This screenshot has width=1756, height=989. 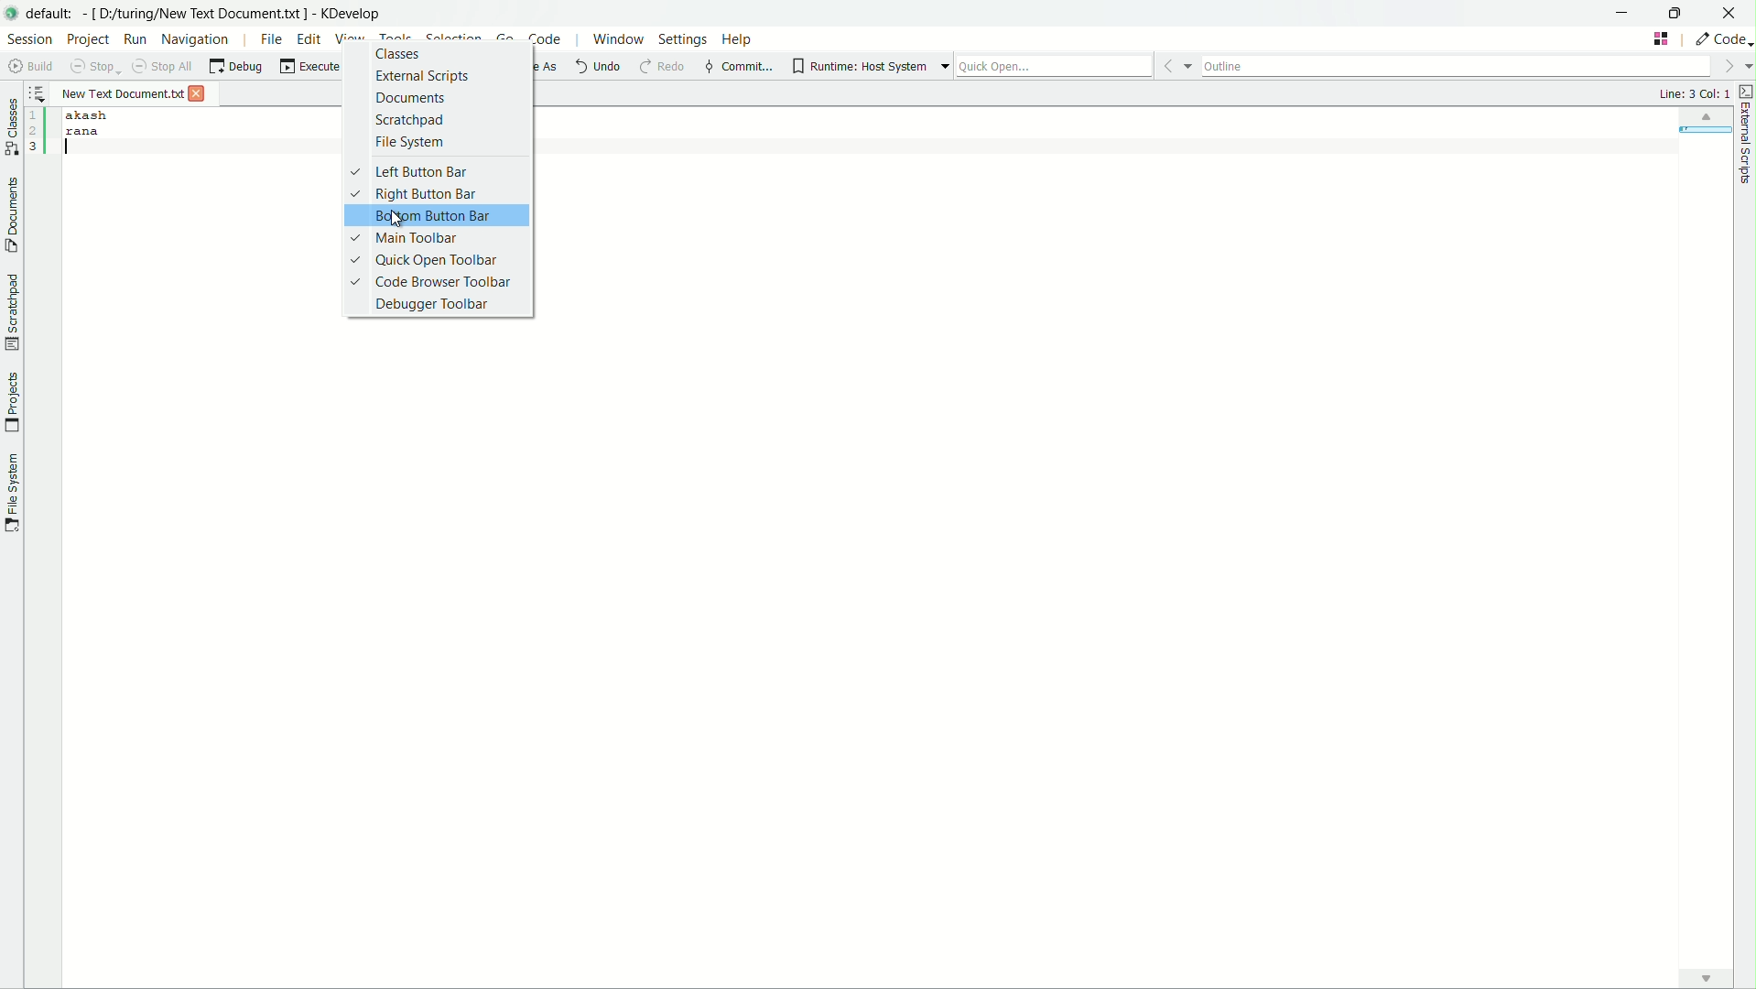 I want to click on tab layout, so click(x=1663, y=38).